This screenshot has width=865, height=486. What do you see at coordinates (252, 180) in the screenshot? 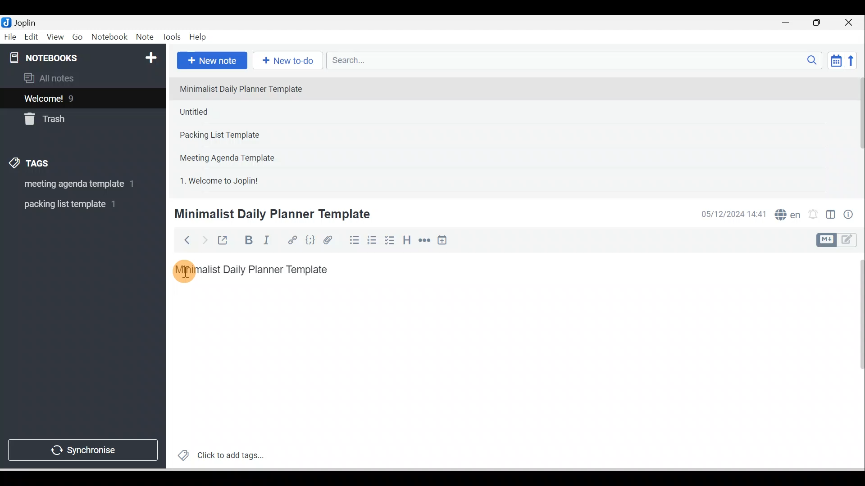
I see `Note 5` at bounding box center [252, 180].